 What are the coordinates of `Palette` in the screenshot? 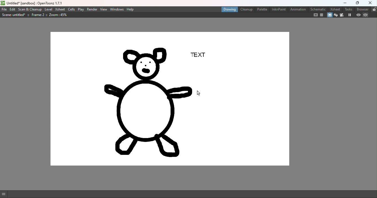 It's located at (262, 10).